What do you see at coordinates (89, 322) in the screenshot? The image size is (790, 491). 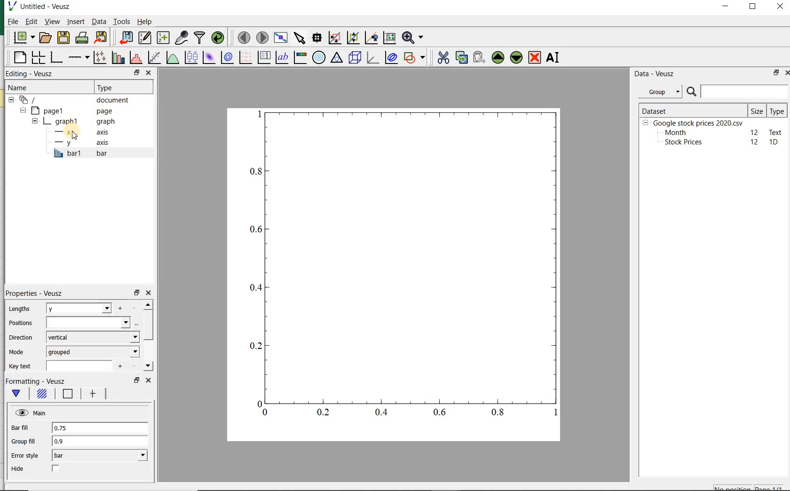 I see `input field` at bounding box center [89, 322].